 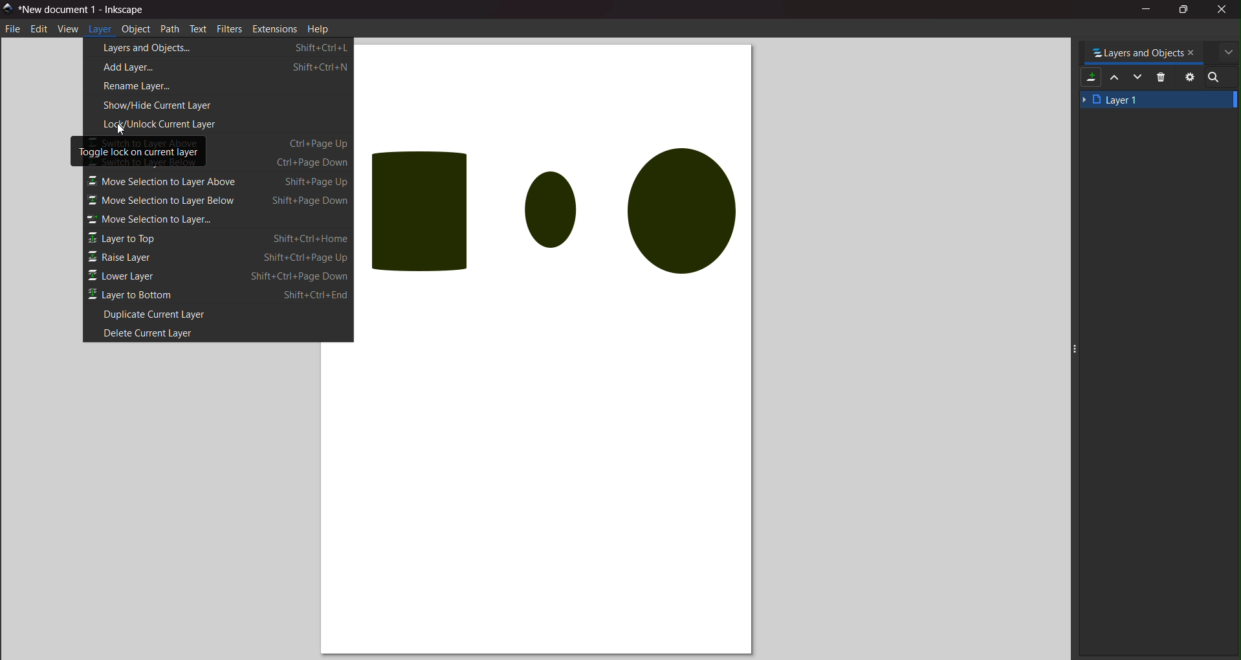 I want to click on objects, so click(x=556, y=210).